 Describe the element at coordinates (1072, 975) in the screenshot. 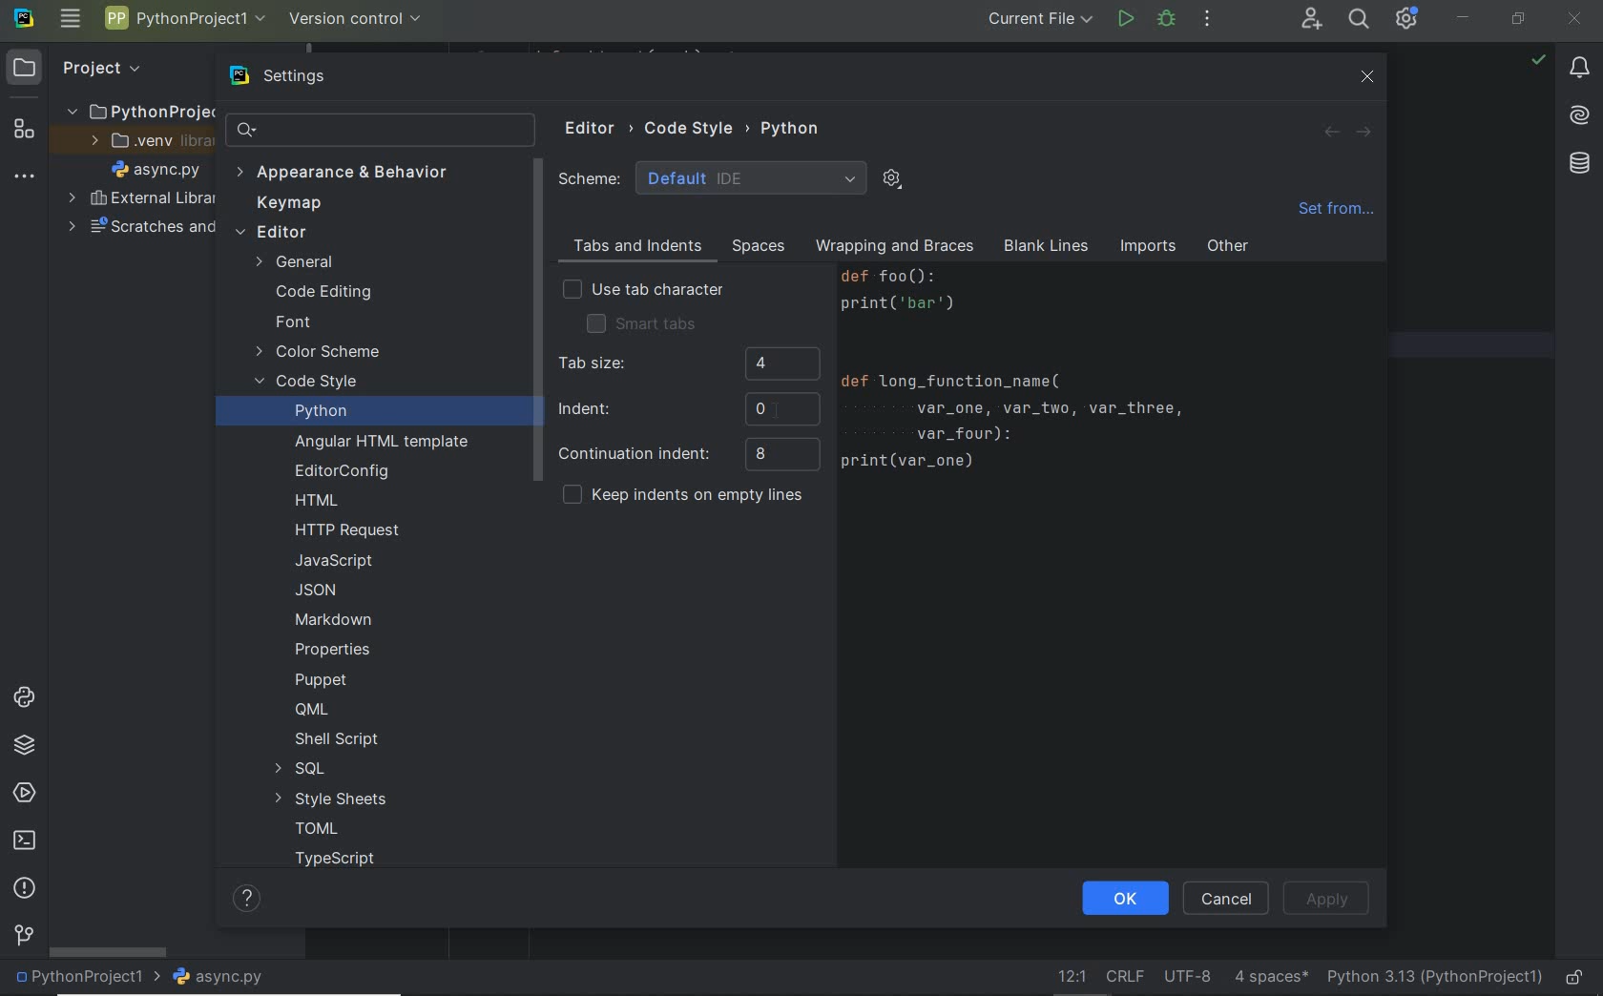

I see `go to line` at that location.